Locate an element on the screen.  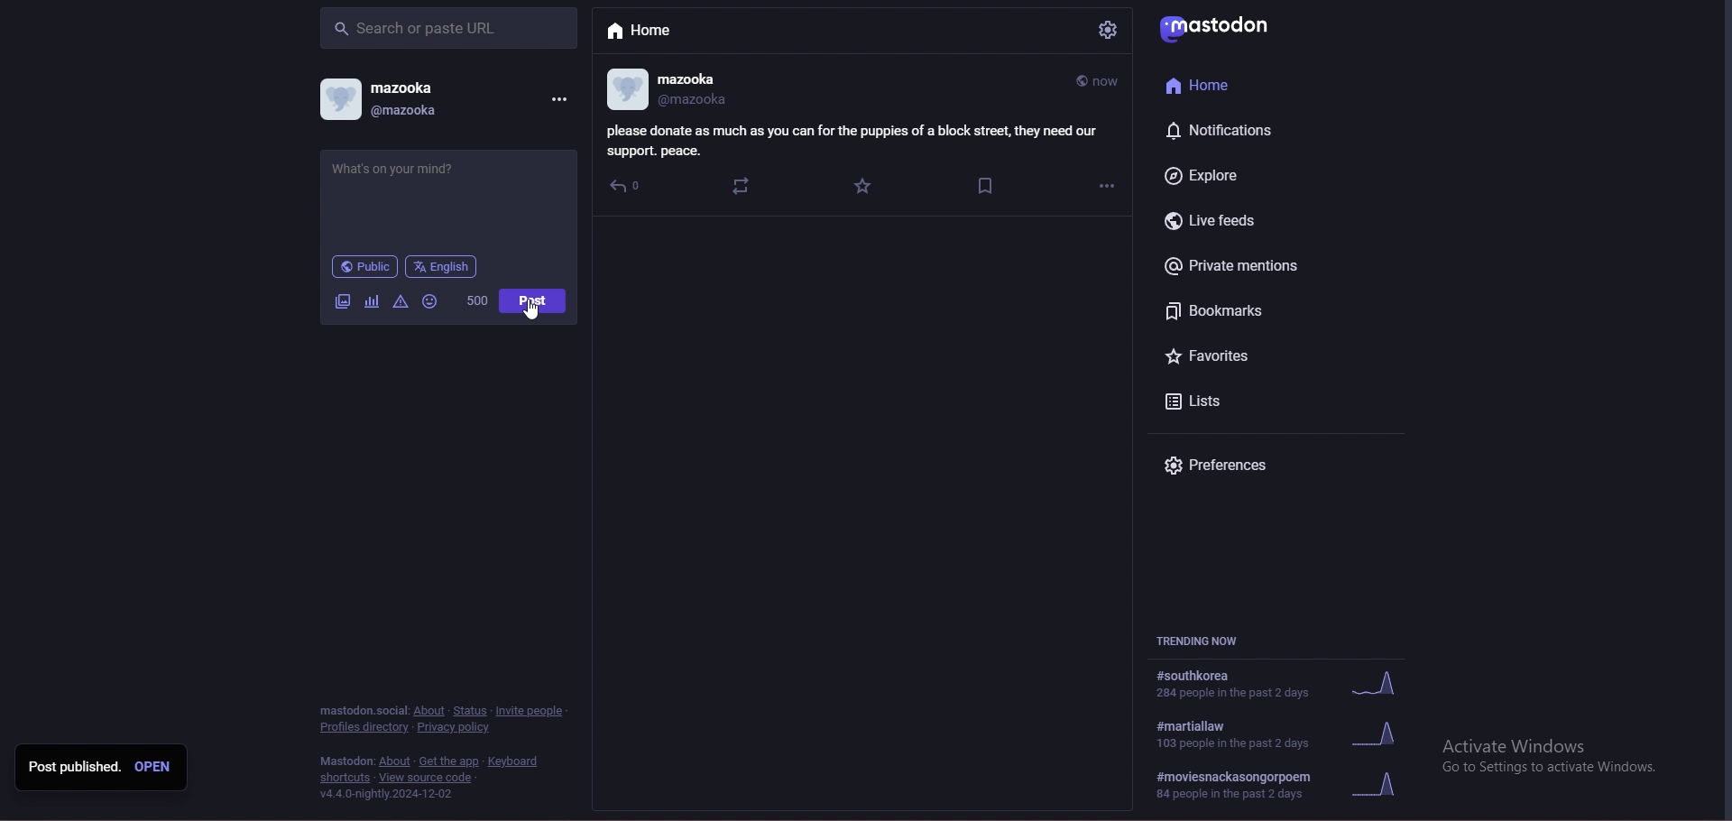
home is located at coordinates (657, 32).